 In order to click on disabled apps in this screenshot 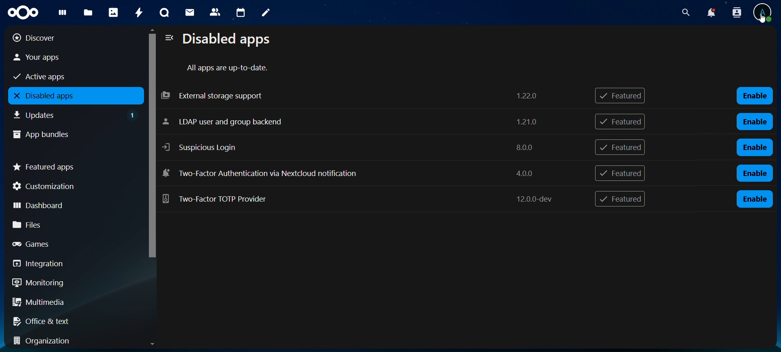, I will do `click(230, 40)`.